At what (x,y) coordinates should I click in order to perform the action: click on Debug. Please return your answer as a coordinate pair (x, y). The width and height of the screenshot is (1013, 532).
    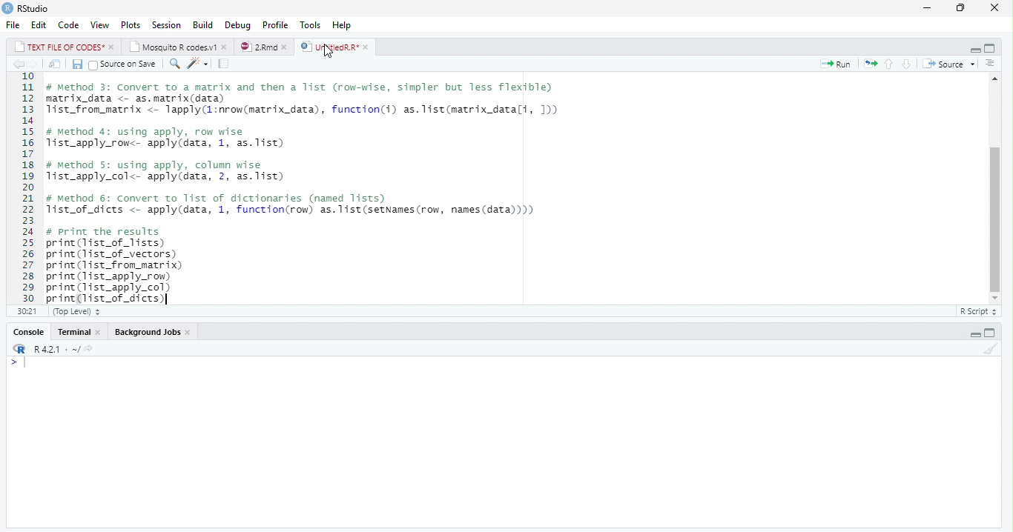
    Looking at the image, I should click on (238, 24).